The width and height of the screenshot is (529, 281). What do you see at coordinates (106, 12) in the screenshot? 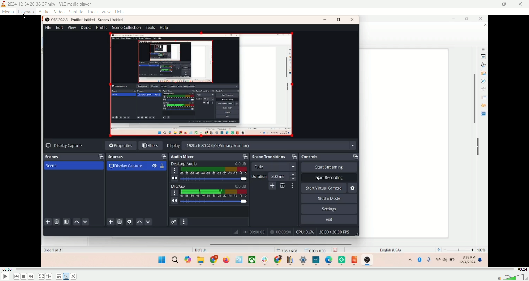
I see `view` at bounding box center [106, 12].